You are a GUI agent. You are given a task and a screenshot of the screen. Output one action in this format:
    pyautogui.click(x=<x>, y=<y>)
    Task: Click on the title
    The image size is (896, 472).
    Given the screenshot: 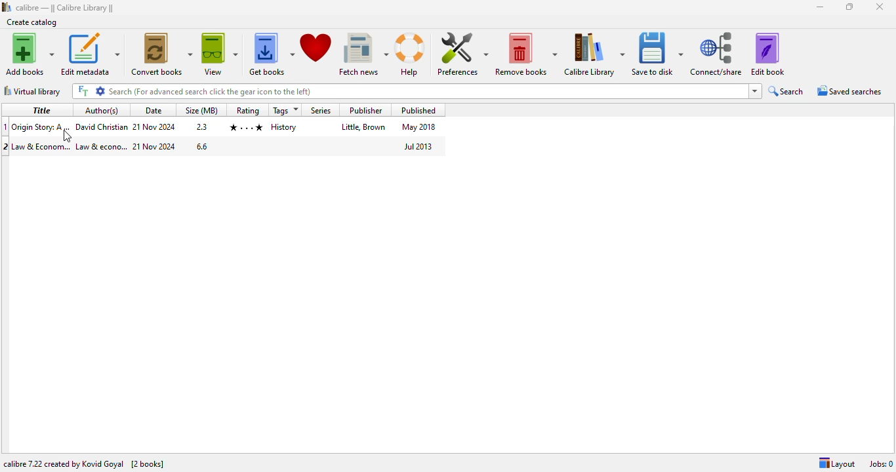 What is the action you would take?
    pyautogui.click(x=40, y=109)
    